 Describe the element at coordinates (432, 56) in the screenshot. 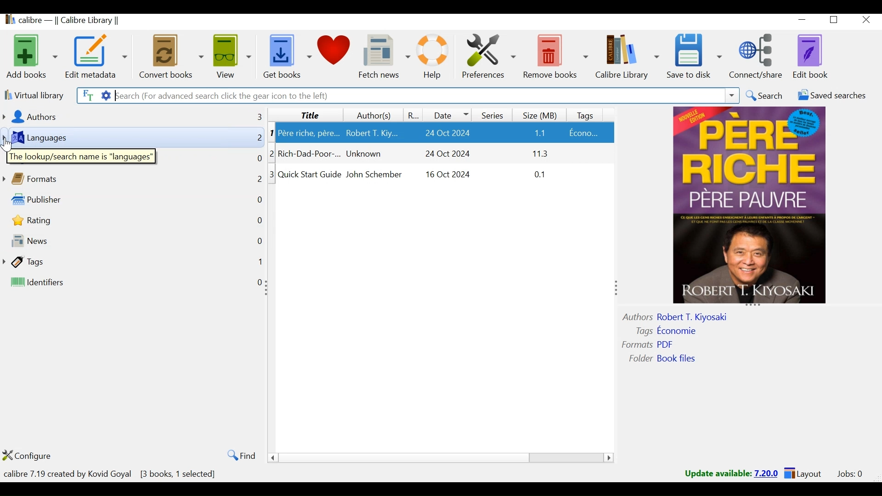

I see `Help` at that location.